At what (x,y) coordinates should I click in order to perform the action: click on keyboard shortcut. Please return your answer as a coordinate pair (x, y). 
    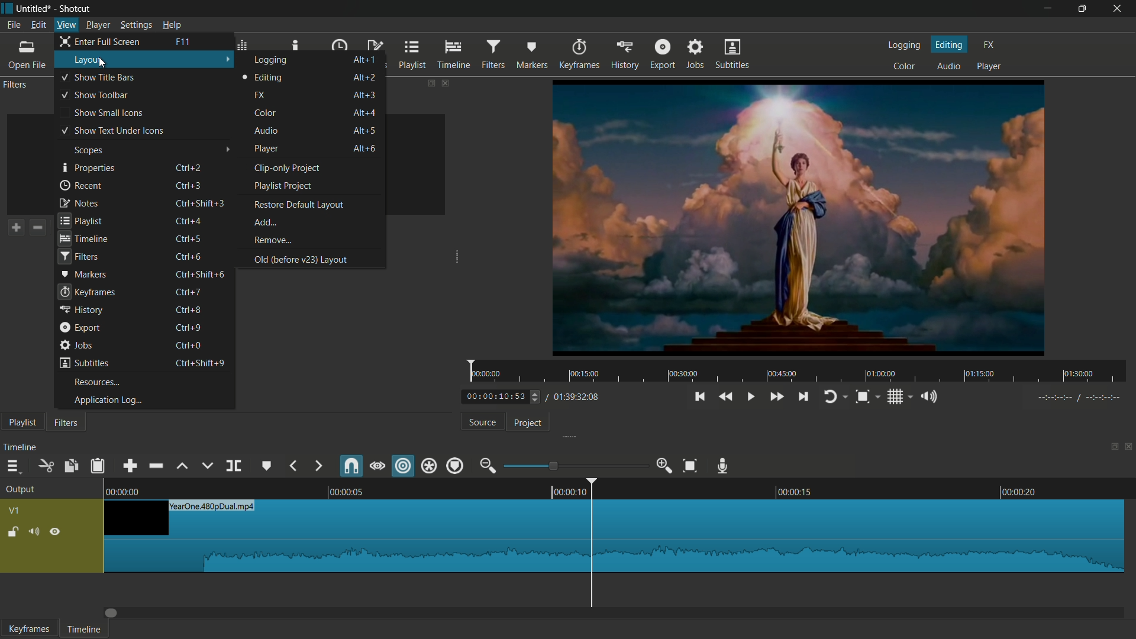
    Looking at the image, I should click on (188, 309).